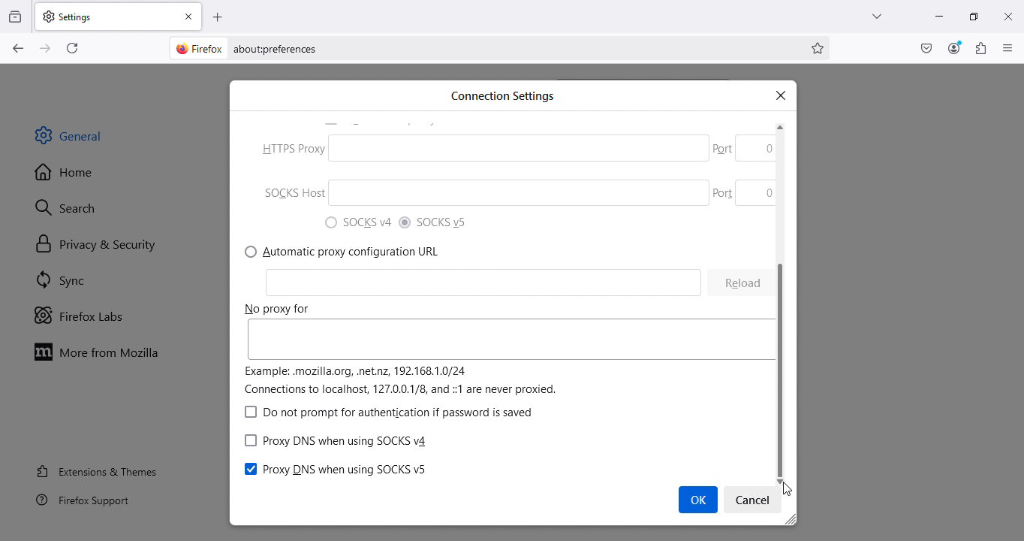 The width and height of the screenshot is (1024, 541). I want to click on Move to Mozilla, so click(101, 351).